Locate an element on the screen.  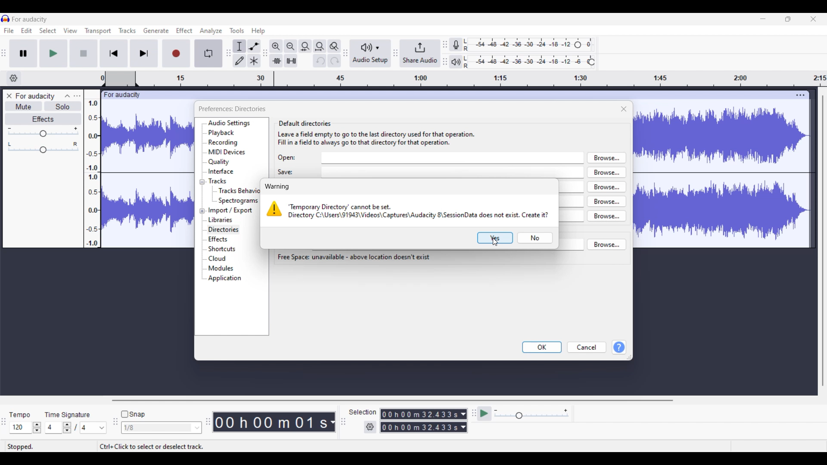
Redo is located at coordinates (334, 60).